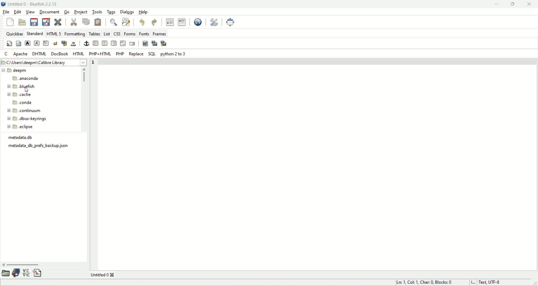 The image size is (538, 286). Describe the element at coordinates (56, 43) in the screenshot. I see `break` at that location.